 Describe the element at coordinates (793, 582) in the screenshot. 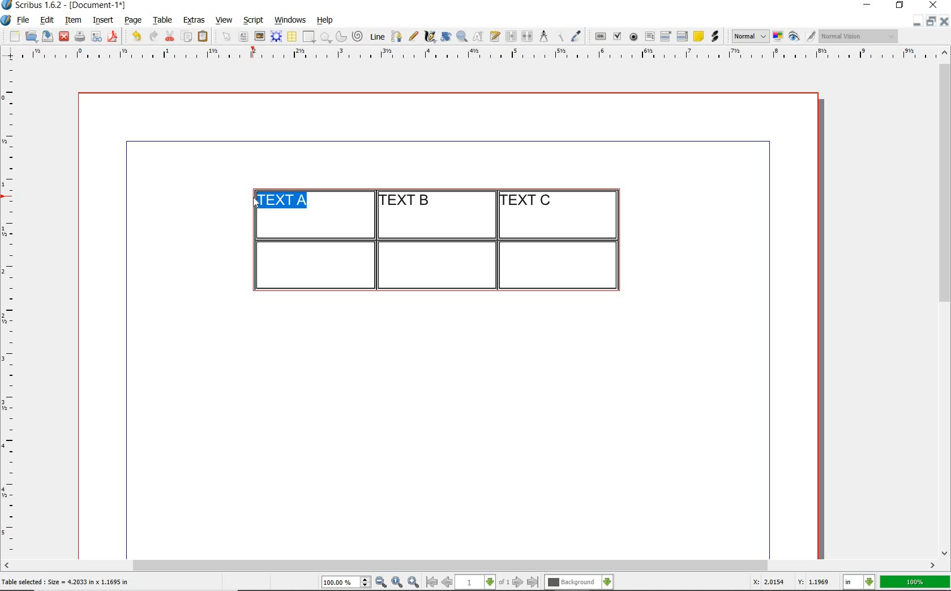

I see `X: 2.0154 Y: 1.1969` at that location.